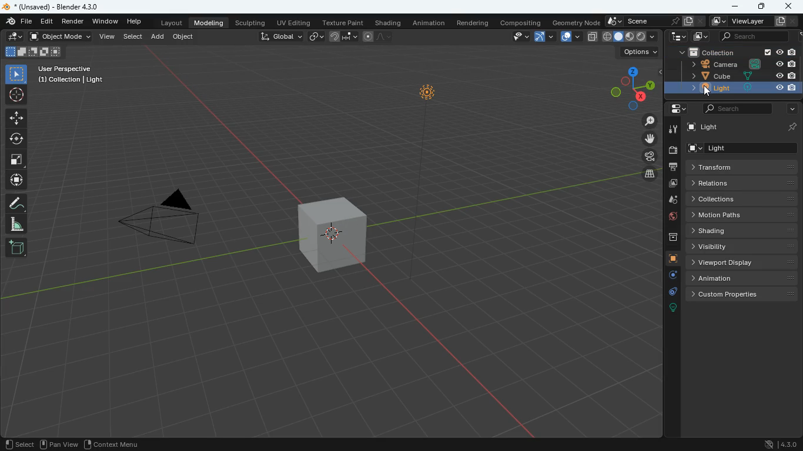 Image resolution: width=803 pixels, height=451 pixels. What do you see at coordinates (15, 181) in the screenshot?
I see `aim` at bounding box center [15, 181].